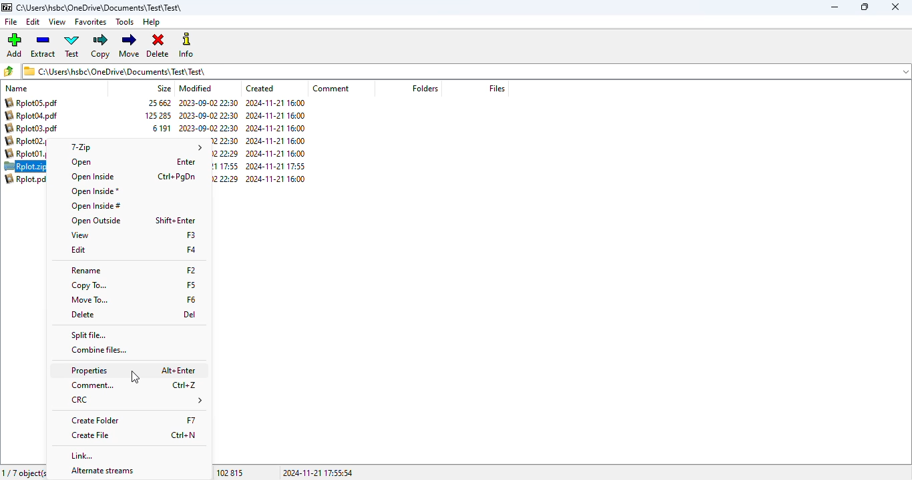  Describe the element at coordinates (80, 235) in the screenshot. I see `view` at that location.